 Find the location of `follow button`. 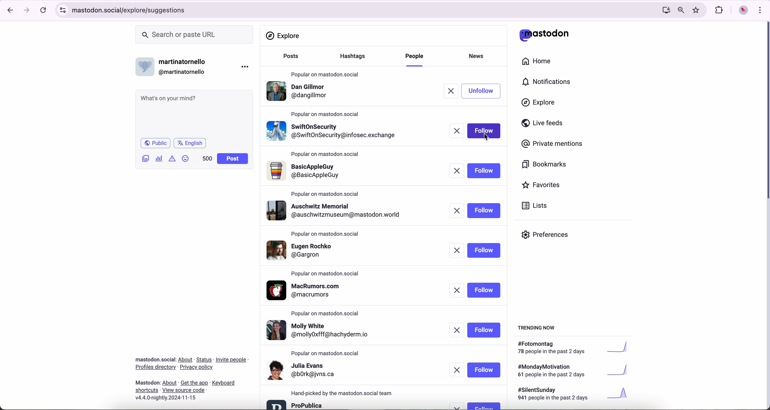

follow button is located at coordinates (484, 330).